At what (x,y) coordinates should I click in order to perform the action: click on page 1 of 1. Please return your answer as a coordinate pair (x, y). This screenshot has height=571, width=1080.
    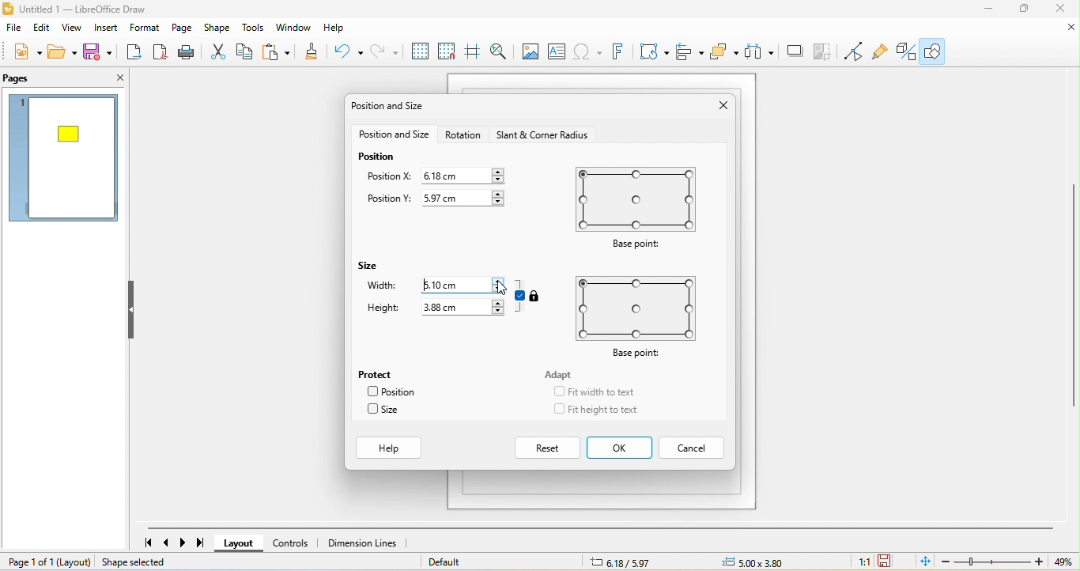
    Looking at the image, I should click on (48, 562).